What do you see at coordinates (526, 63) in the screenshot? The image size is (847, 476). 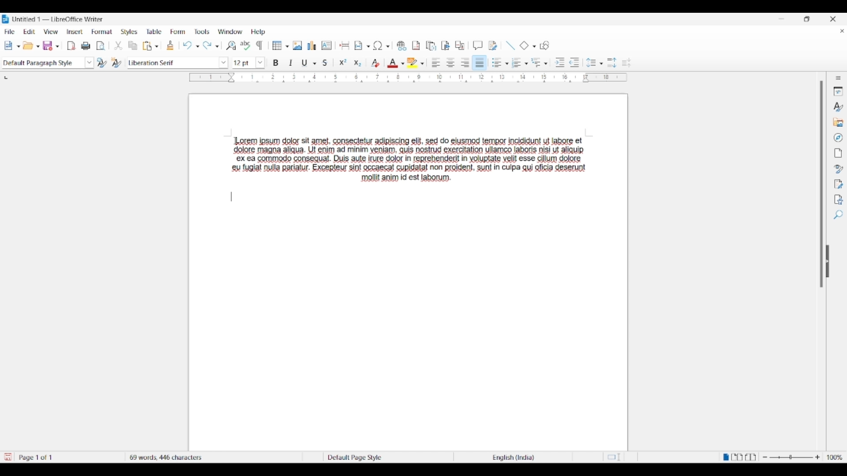 I see `Toggle ordered list options` at bounding box center [526, 63].